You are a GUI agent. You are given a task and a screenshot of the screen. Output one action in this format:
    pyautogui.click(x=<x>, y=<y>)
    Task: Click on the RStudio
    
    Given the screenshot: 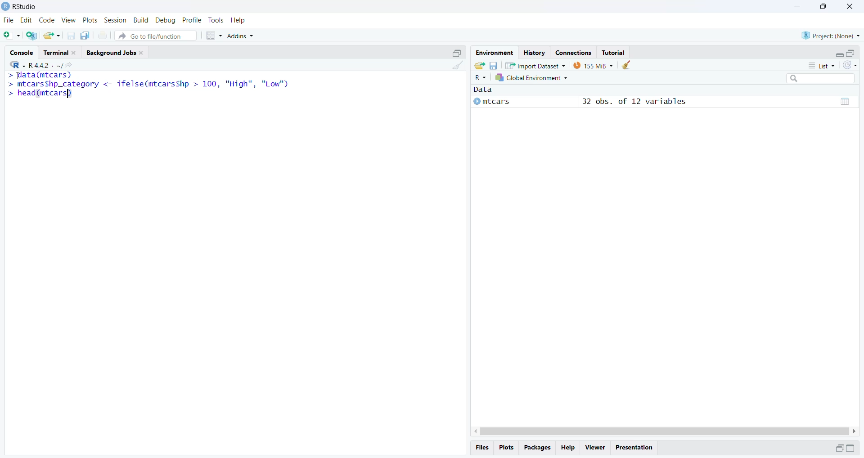 What is the action you would take?
    pyautogui.click(x=24, y=7)
    